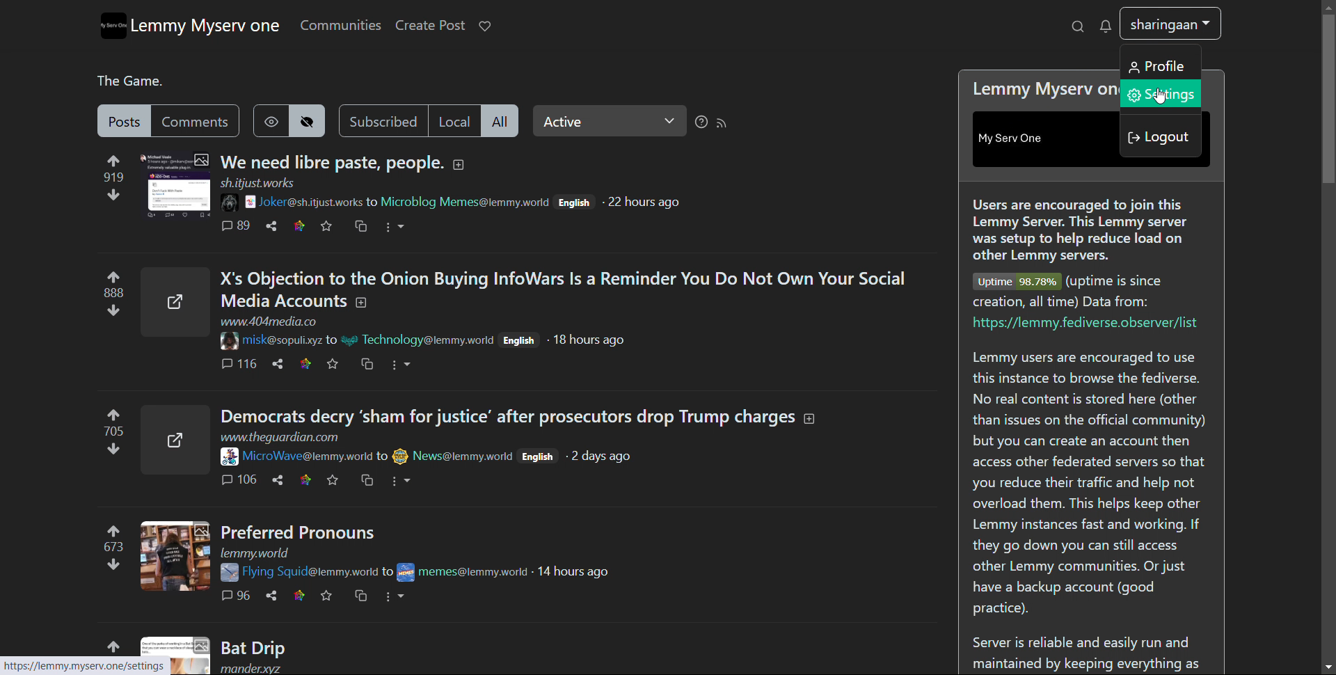  What do you see at coordinates (125, 81) in the screenshot?
I see `The Game.` at bounding box center [125, 81].